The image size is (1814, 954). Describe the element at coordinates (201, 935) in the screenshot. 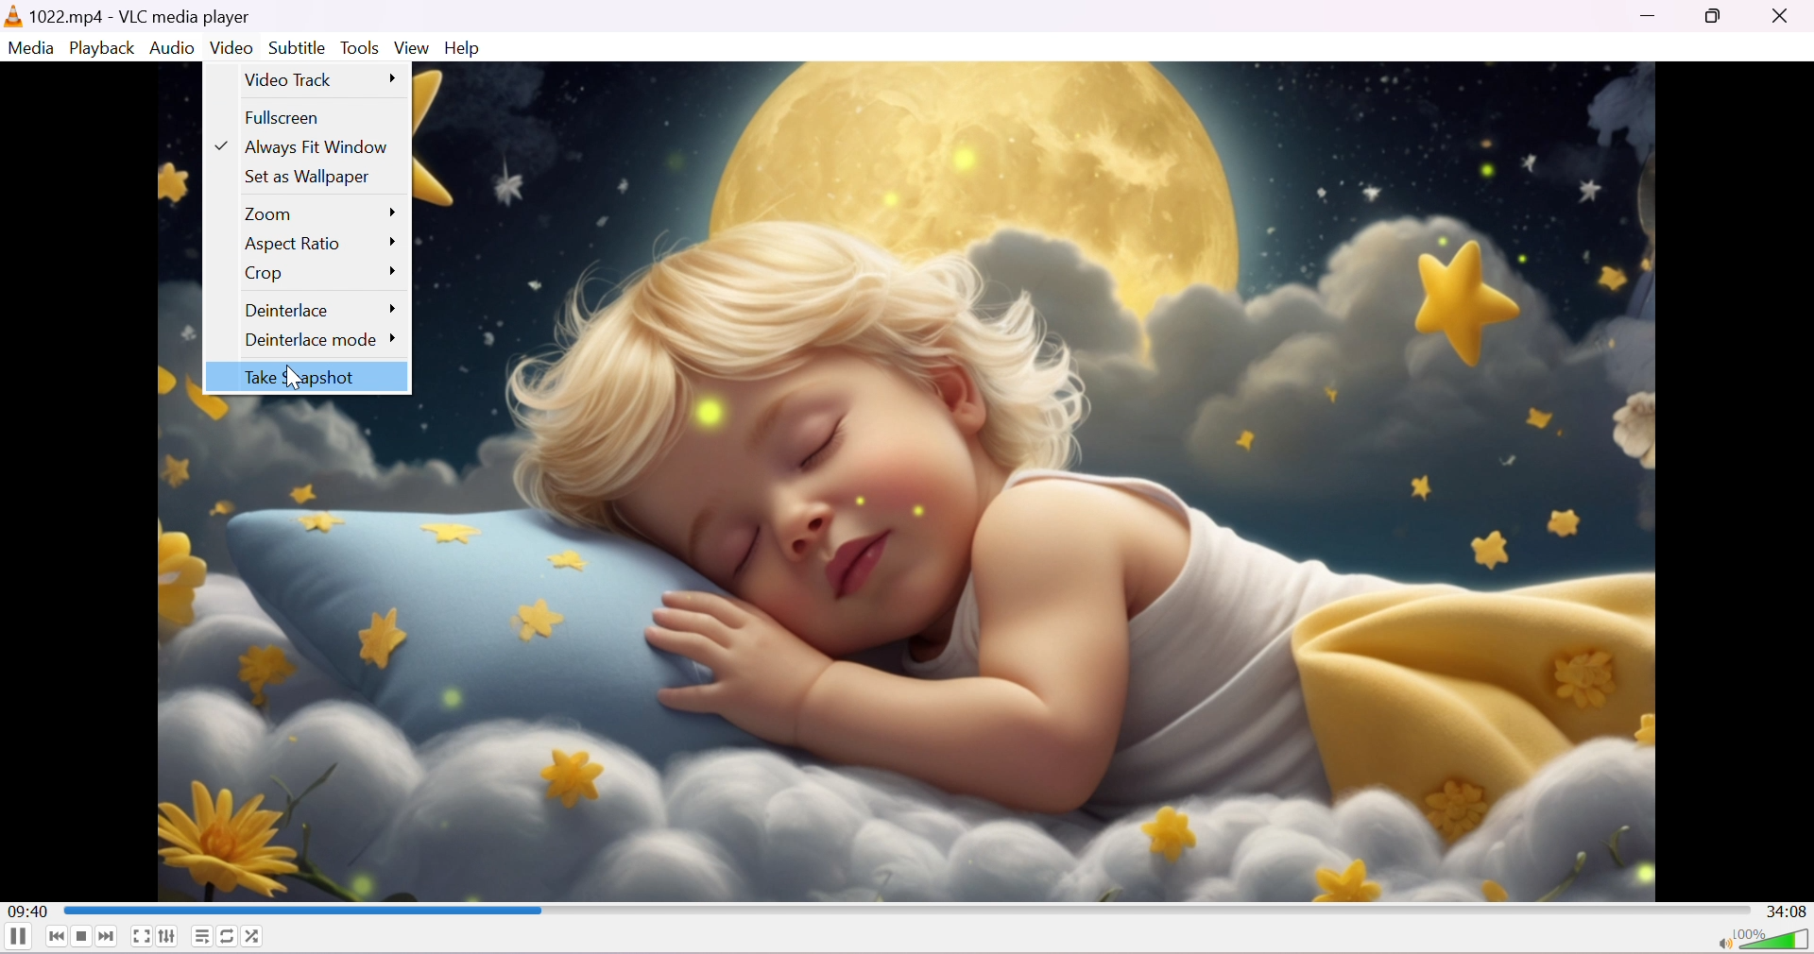

I see `Toggle playlist` at that location.